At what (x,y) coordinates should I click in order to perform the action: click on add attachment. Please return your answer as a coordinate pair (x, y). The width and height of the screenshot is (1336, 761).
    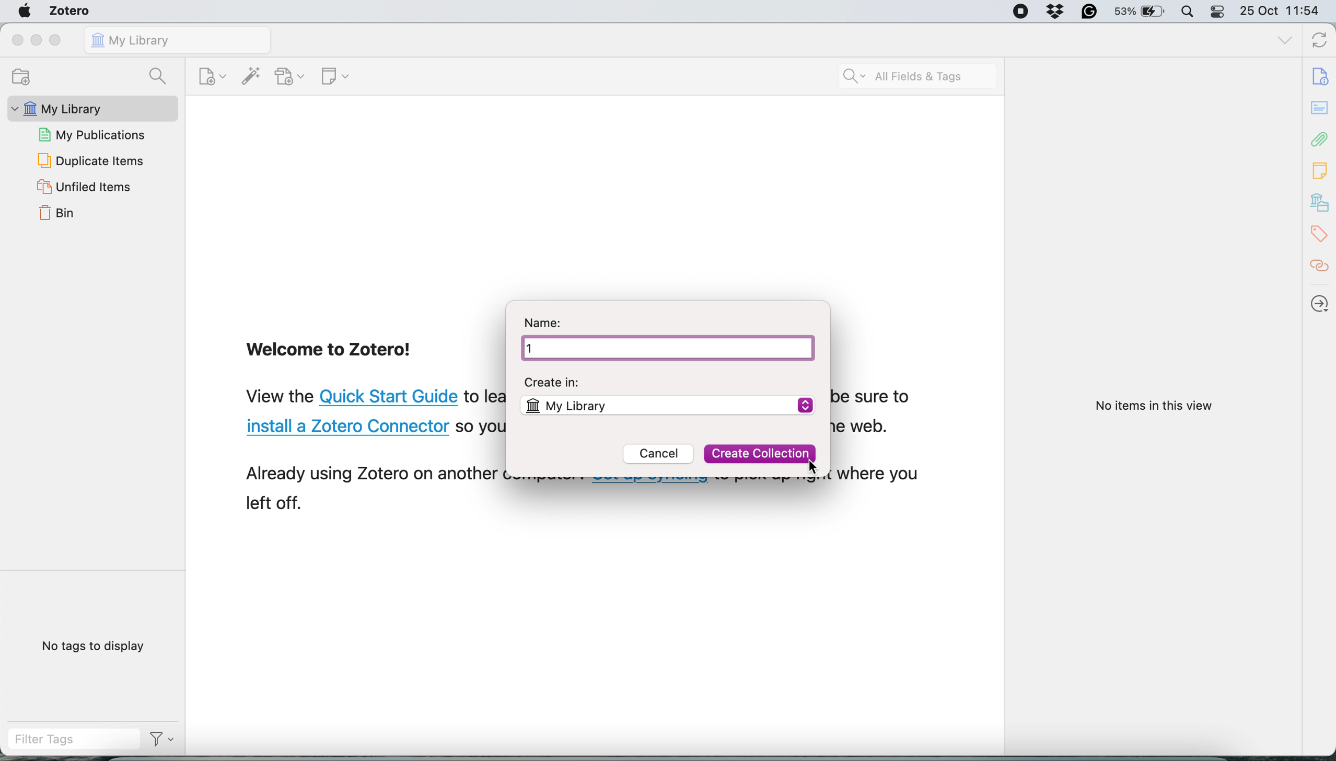
    Looking at the image, I should click on (289, 76).